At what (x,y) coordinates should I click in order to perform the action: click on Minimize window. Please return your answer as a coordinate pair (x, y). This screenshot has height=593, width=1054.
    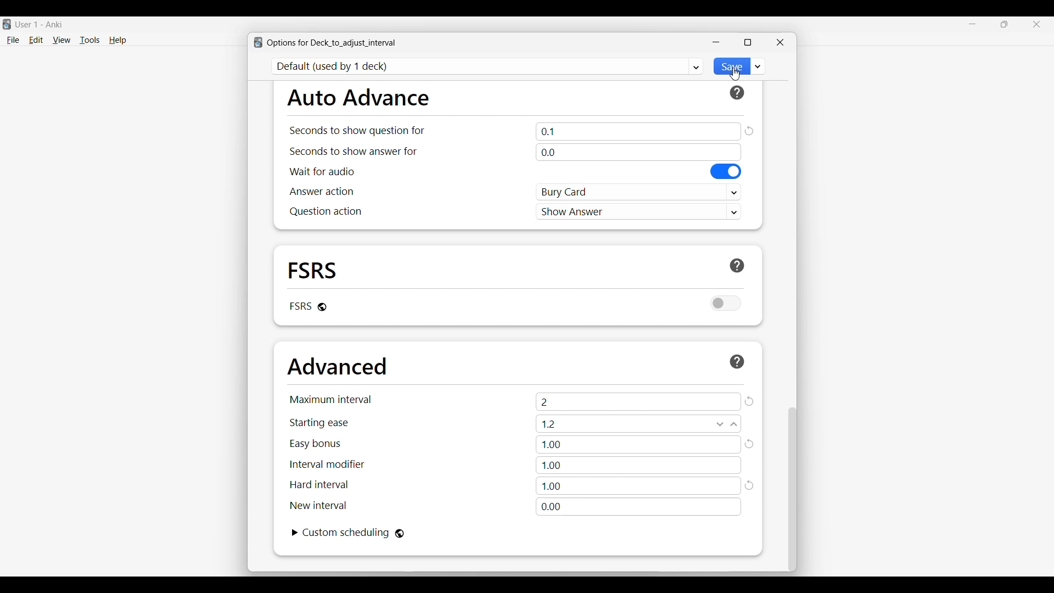
    Looking at the image, I should click on (716, 42).